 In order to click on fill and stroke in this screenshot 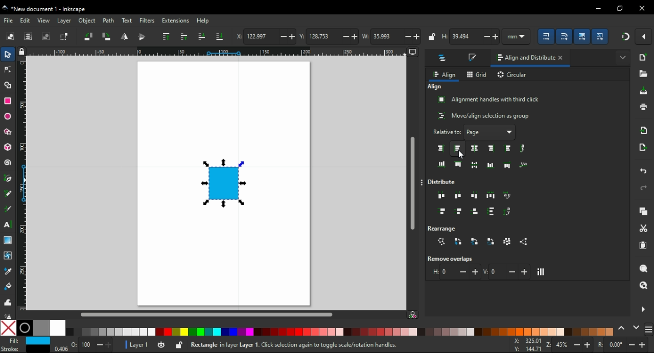, I will do `click(472, 58)`.